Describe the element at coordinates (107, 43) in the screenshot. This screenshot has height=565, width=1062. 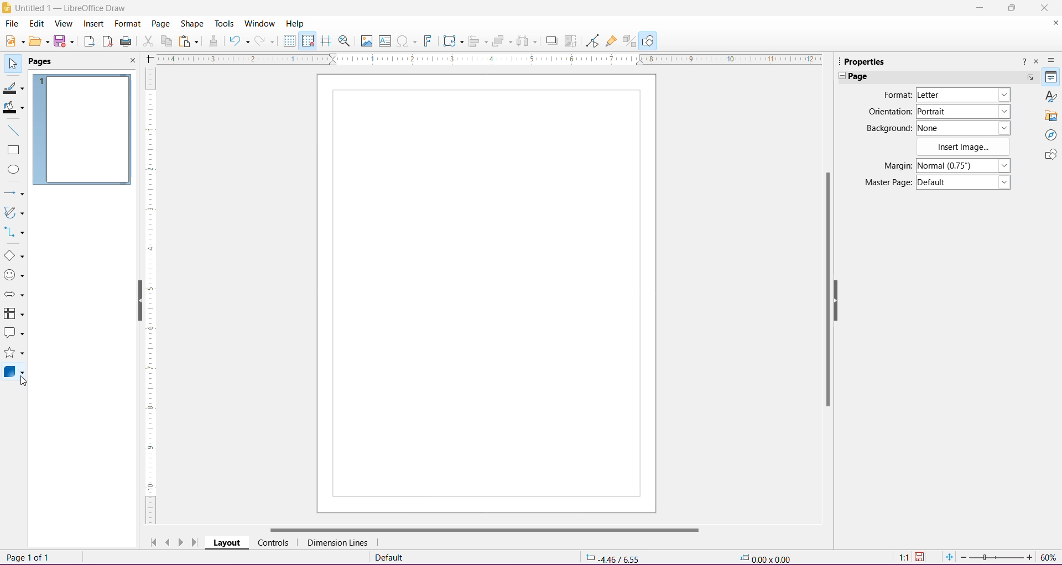
I see `Export as PDF` at that location.